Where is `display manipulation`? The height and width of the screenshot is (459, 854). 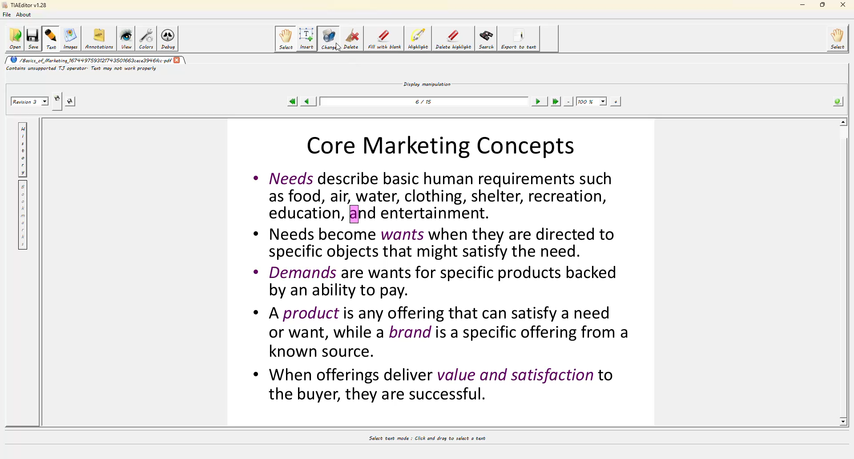 display manipulation is located at coordinates (428, 83).